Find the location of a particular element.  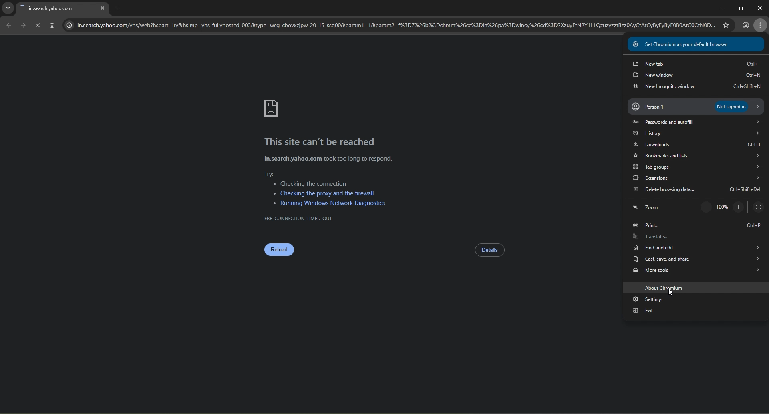

passwords and autofill is located at coordinates (695, 122).